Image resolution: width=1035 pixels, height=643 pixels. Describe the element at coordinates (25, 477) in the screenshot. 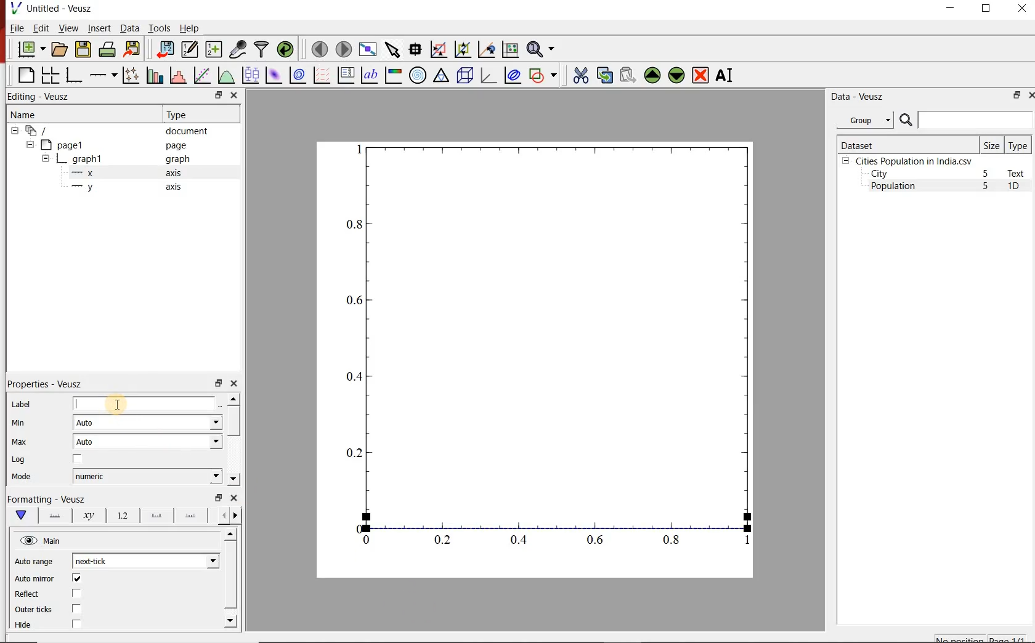

I see `Mode` at that location.